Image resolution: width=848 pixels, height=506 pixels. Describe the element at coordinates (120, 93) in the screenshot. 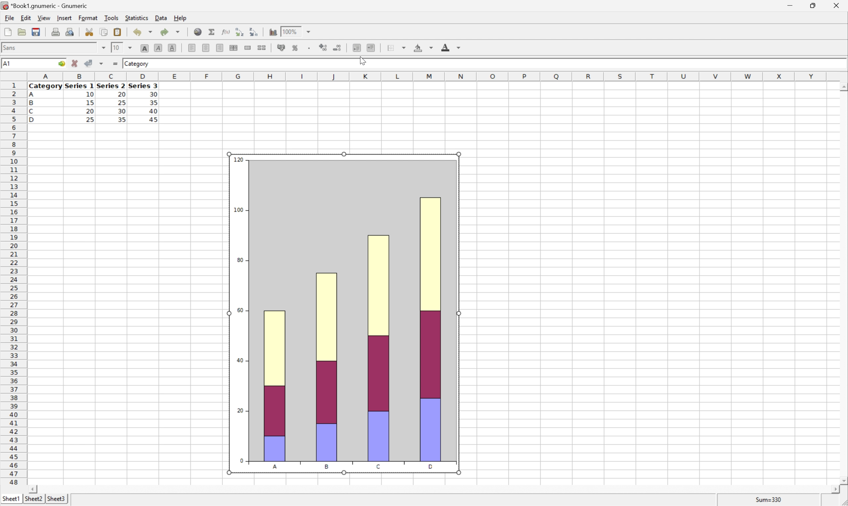

I see `20` at that location.